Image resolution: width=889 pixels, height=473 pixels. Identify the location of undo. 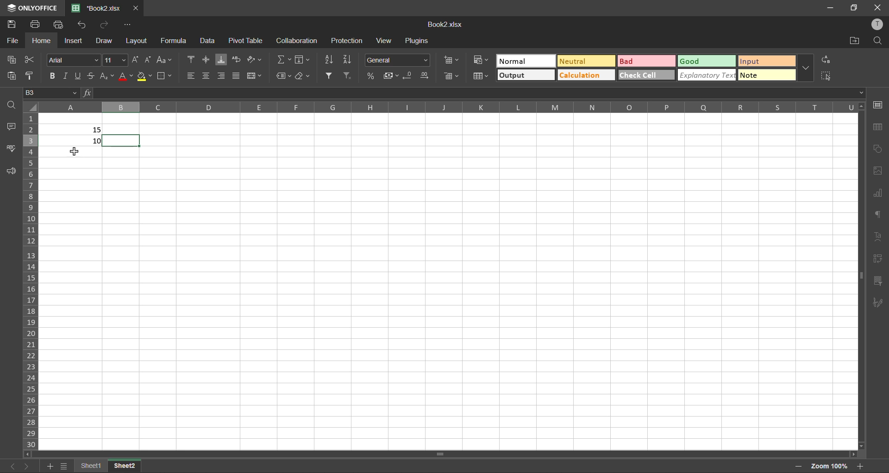
(84, 25).